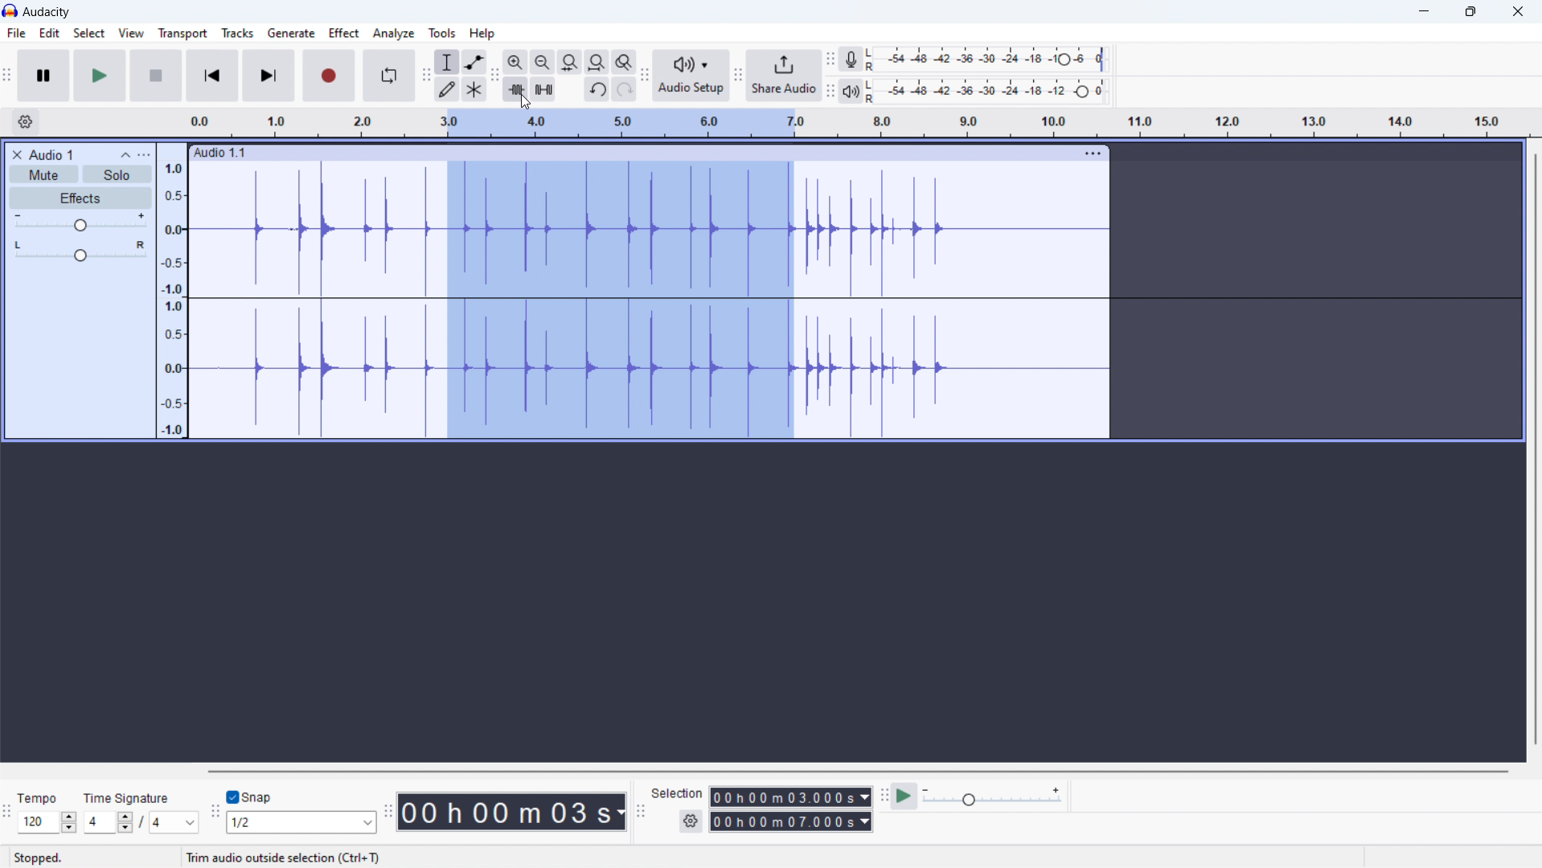 The width and height of the screenshot is (1542, 868). Describe the element at coordinates (543, 88) in the screenshot. I see `silence audio selection` at that location.